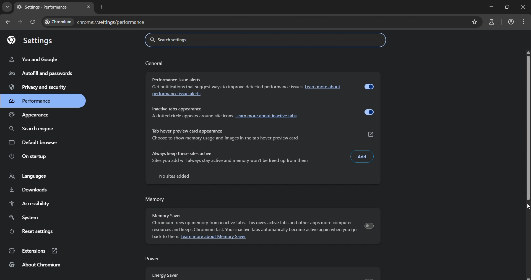  Describe the element at coordinates (33, 250) in the screenshot. I see `extensions` at that location.